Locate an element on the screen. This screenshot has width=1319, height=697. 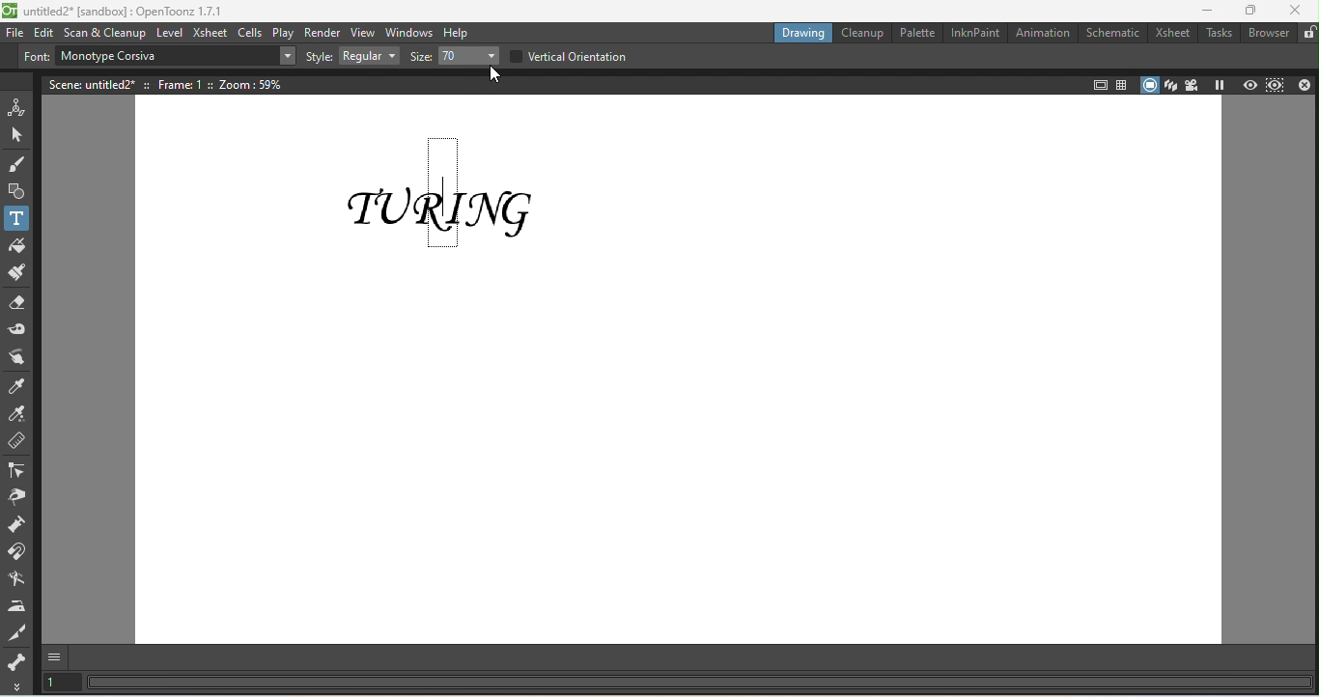
Maximize is located at coordinates (1251, 11).